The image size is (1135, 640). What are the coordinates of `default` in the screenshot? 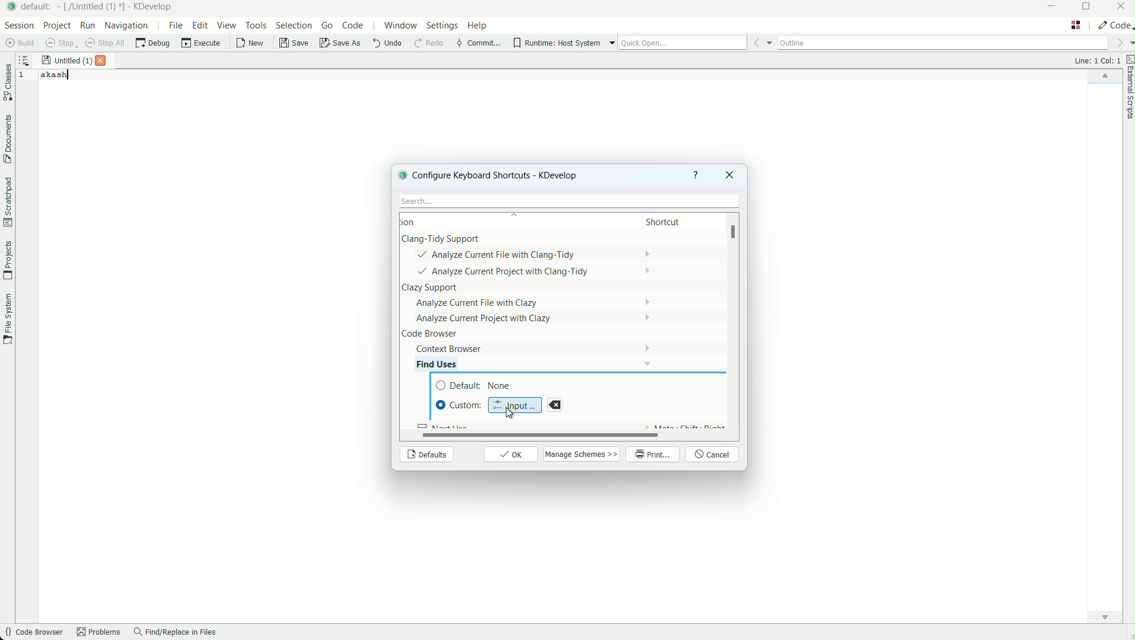 It's located at (39, 6).